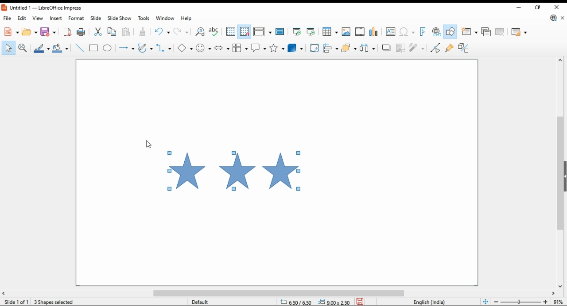  I want to click on duplicate slide, so click(486, 32).